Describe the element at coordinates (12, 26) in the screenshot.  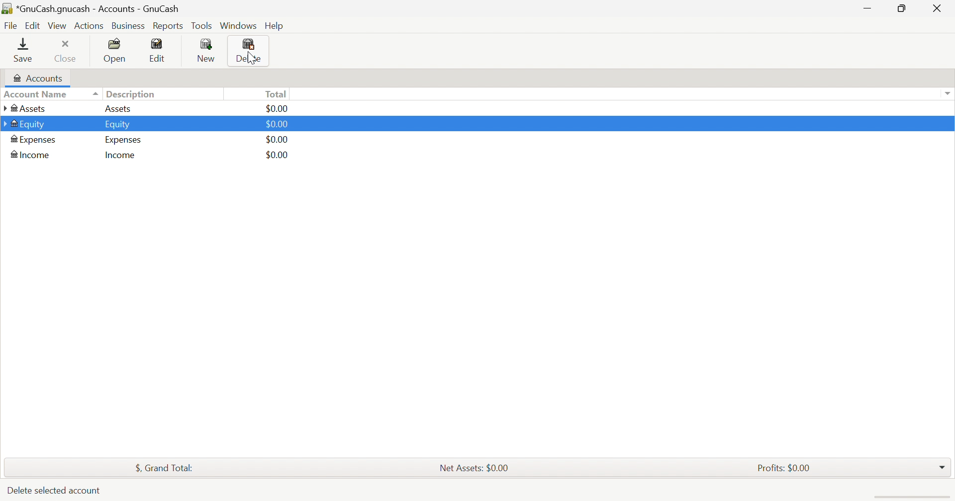
I see `File` at that location.